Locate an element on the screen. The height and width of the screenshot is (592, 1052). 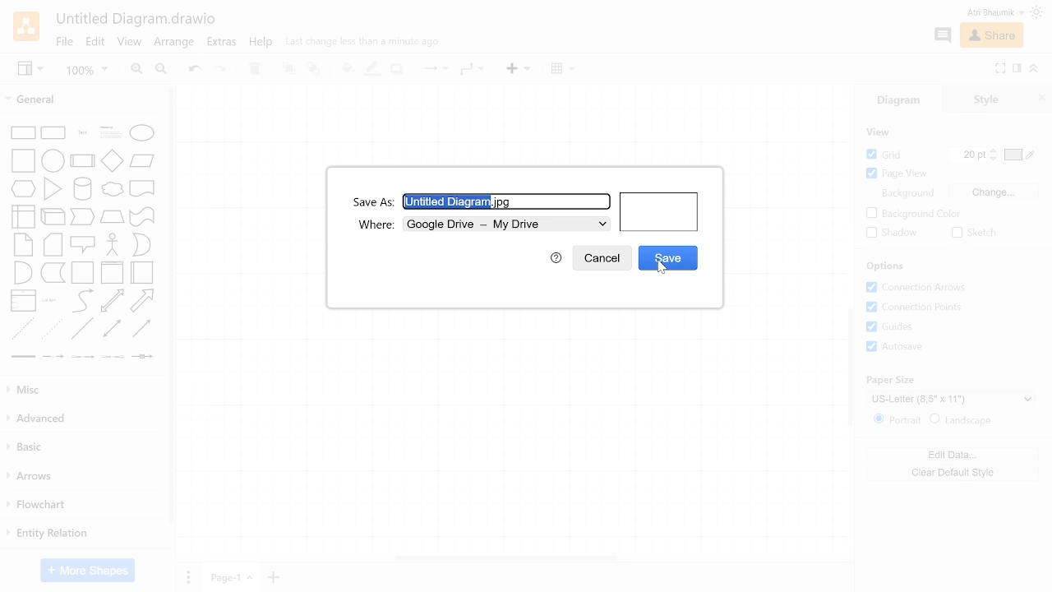
Undo is located at coordinates (194, 71).